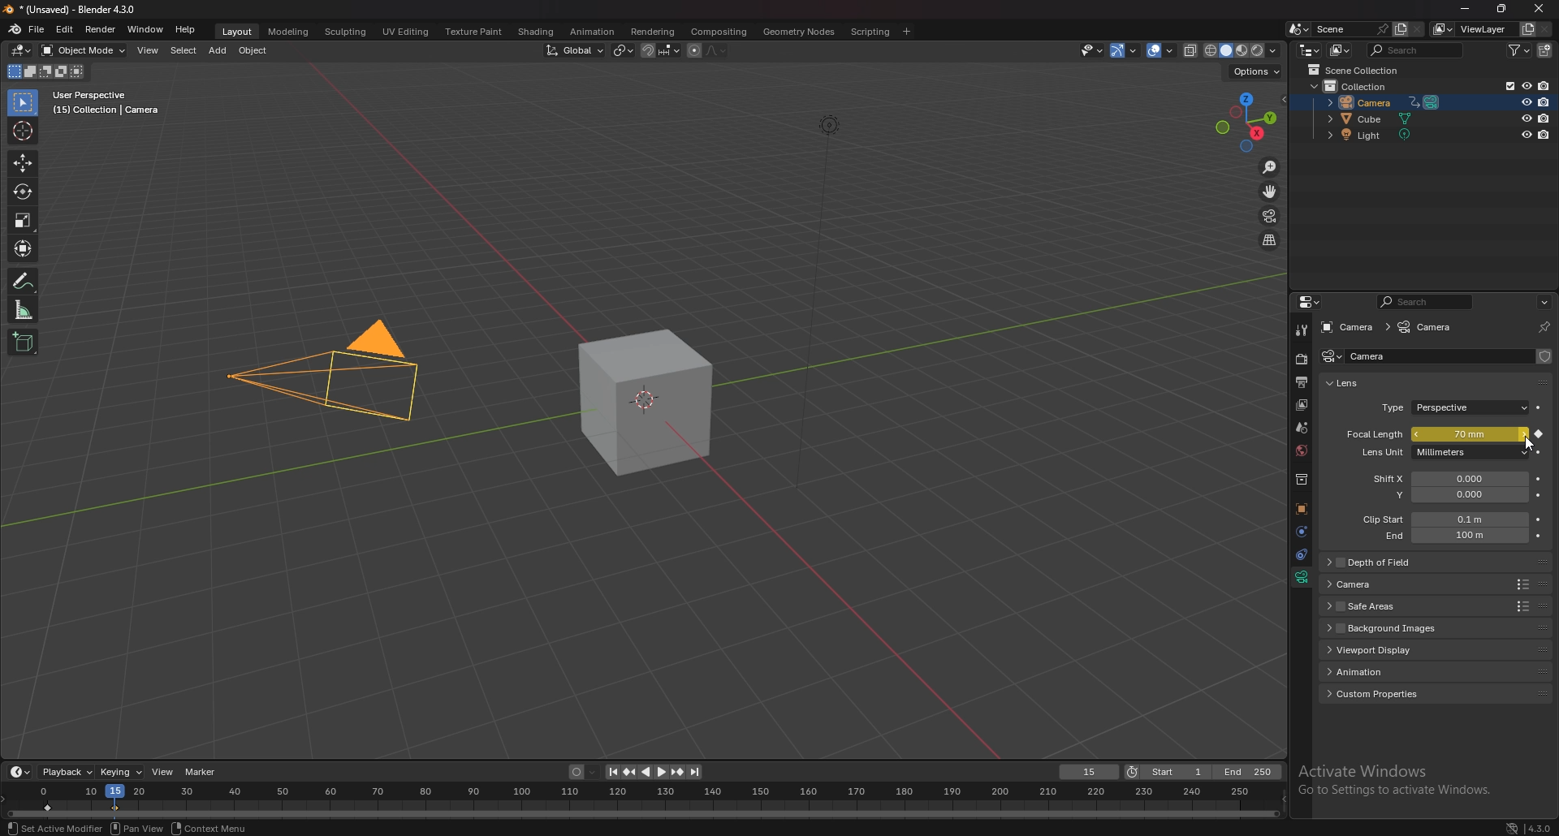 This screenshot has width=1559, height=836. Describe the element at coordinates (622, 50) in the screenshot. I see `transform pivot point` at that location.